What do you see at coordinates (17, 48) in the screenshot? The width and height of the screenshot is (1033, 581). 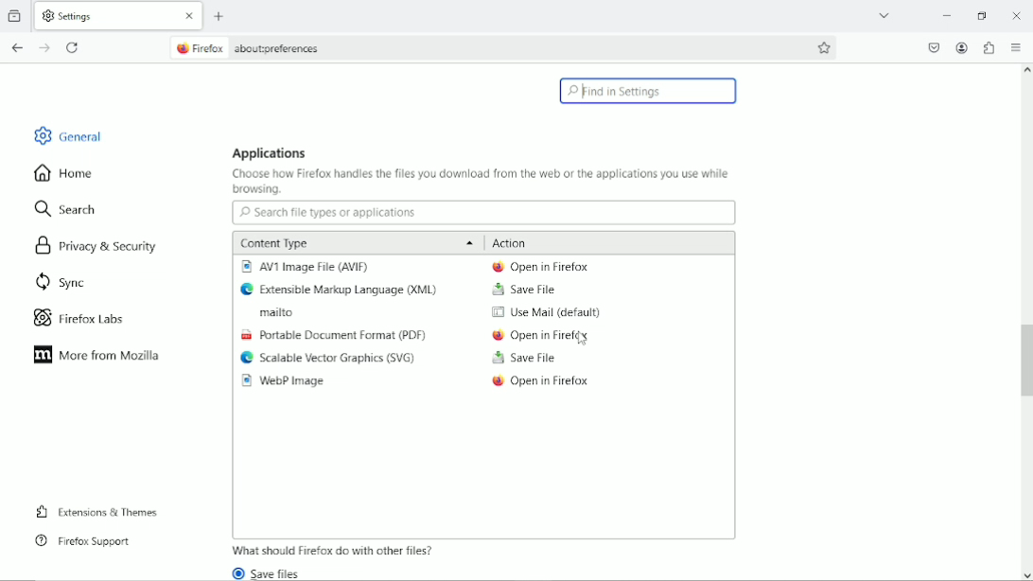 I see `Go back` at bounding box center [17, 48].